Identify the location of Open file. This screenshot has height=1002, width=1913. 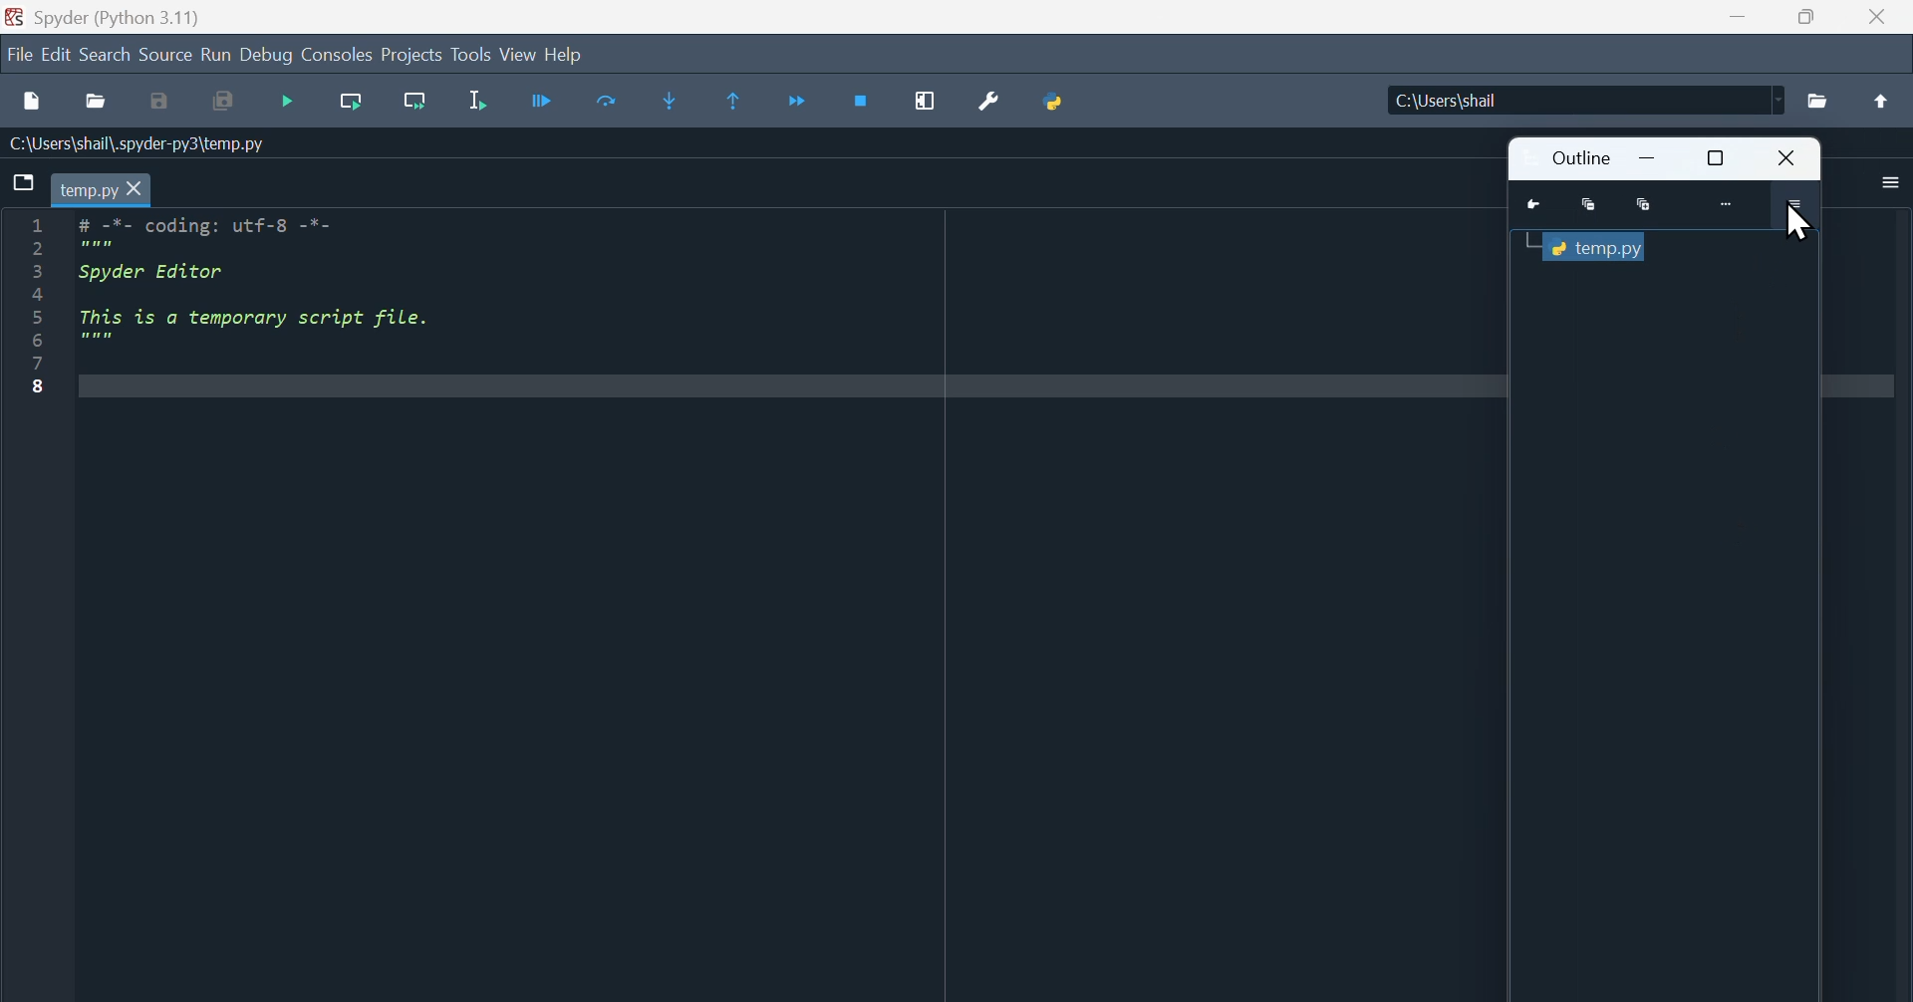
(96, 101).